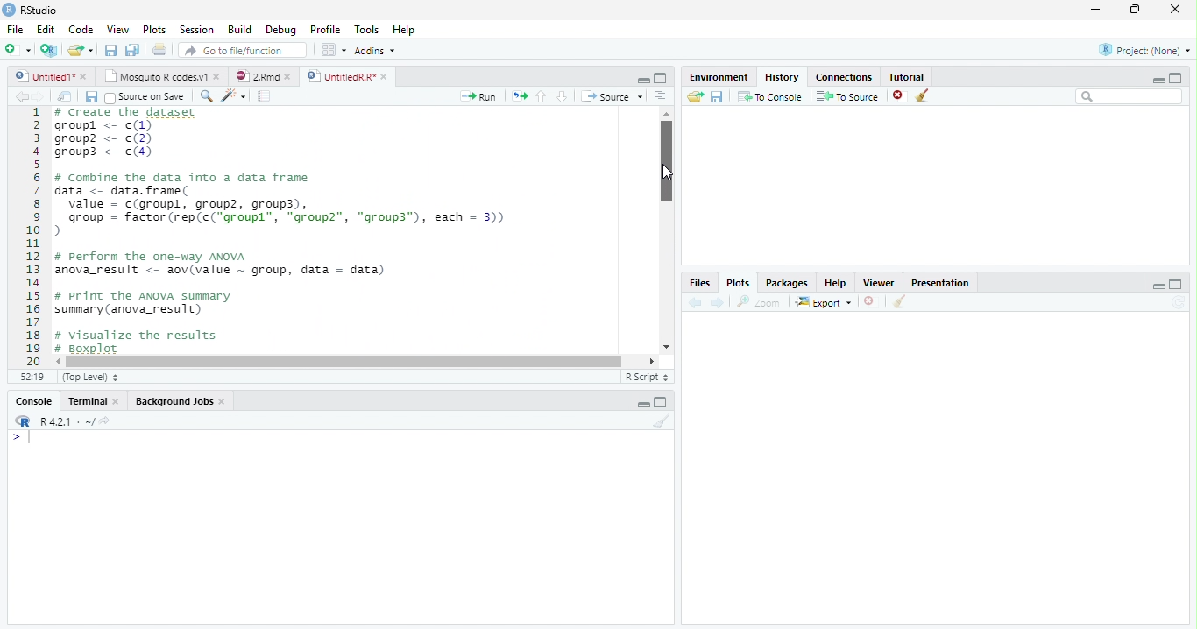 The image size is (1197, 629). What do you see at coordinates (262, 74) in the screenshot?
I see `2Rmd` at bounding box center [262, 74].